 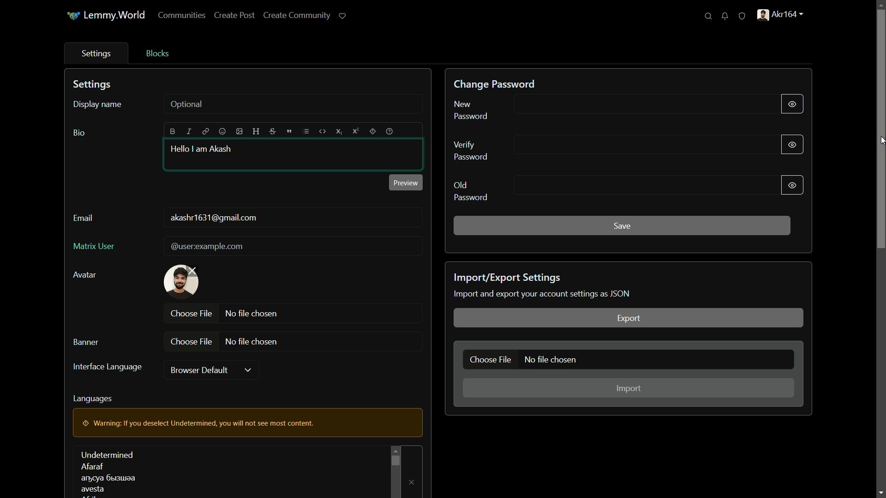 What do you see at coordinates (489, 359) in the screenshot?
I see `choose file` at bounding box center [489, 359].